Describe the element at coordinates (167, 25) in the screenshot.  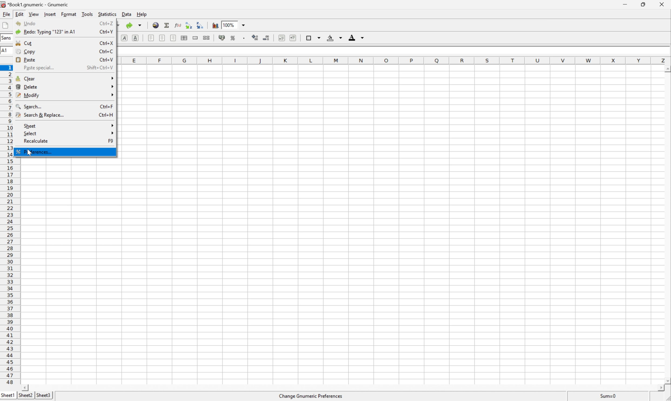
I see `sum in current cell` at that location.